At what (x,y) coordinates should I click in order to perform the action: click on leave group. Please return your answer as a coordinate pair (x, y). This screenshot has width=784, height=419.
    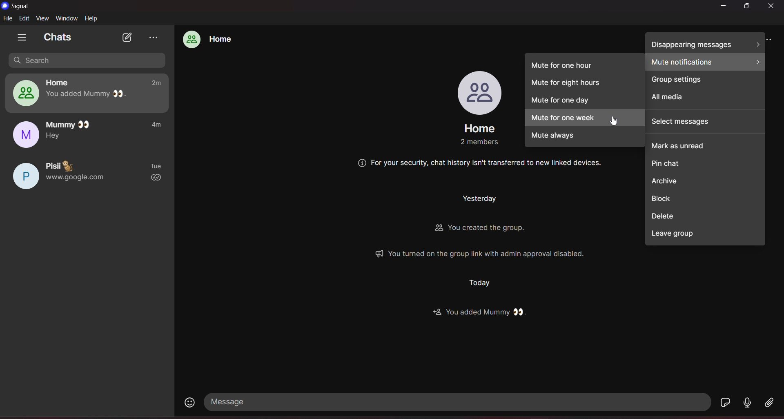
    Looking at the image, I should click on (705, 238).